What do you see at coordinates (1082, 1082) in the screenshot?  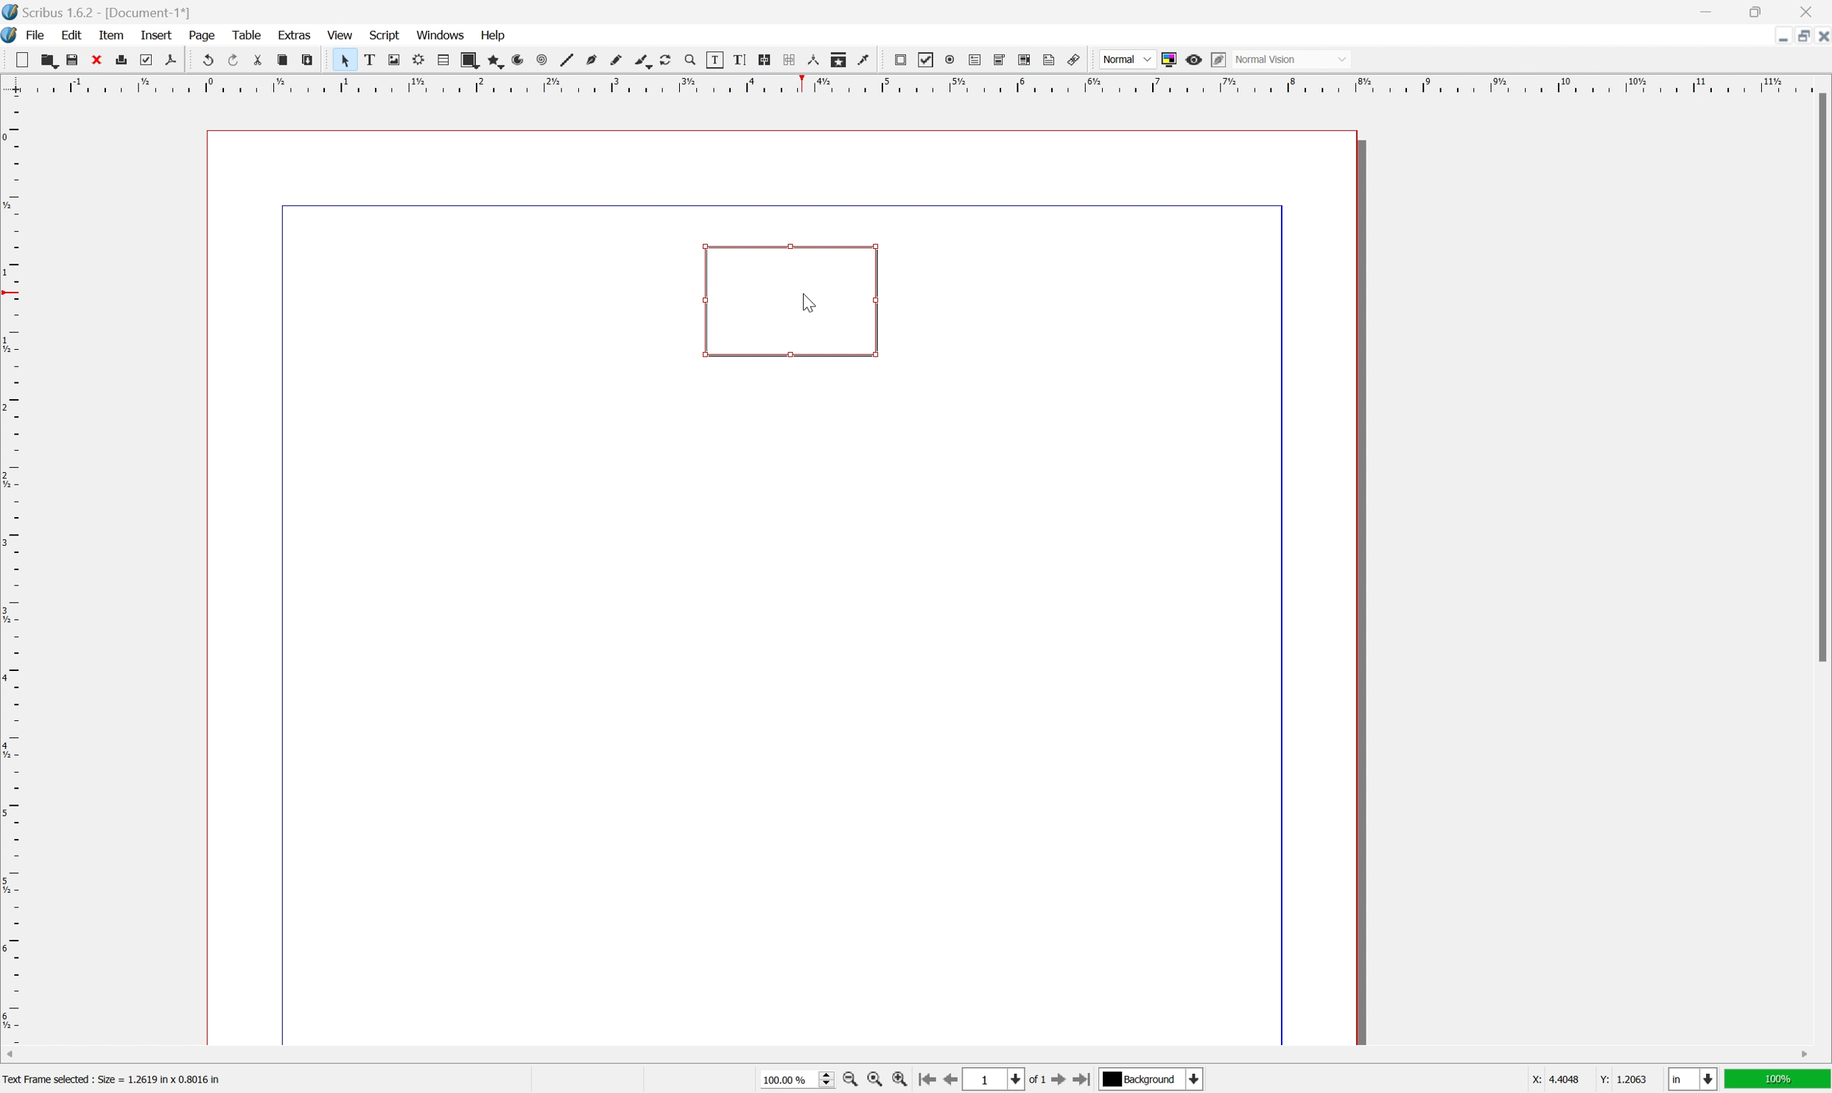 I see `go to last page` at bounding box center [1082, 1082].